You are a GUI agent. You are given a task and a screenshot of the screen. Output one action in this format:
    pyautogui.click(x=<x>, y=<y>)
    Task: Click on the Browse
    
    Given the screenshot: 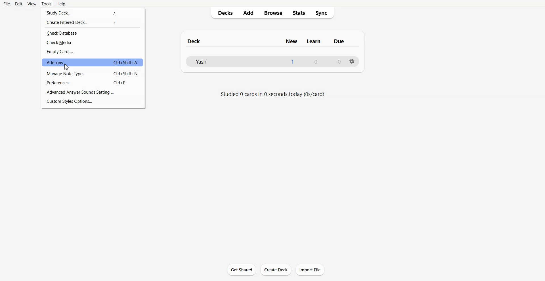 What is the action you would take?
    pyautogui.click(x=273, y=13)
    